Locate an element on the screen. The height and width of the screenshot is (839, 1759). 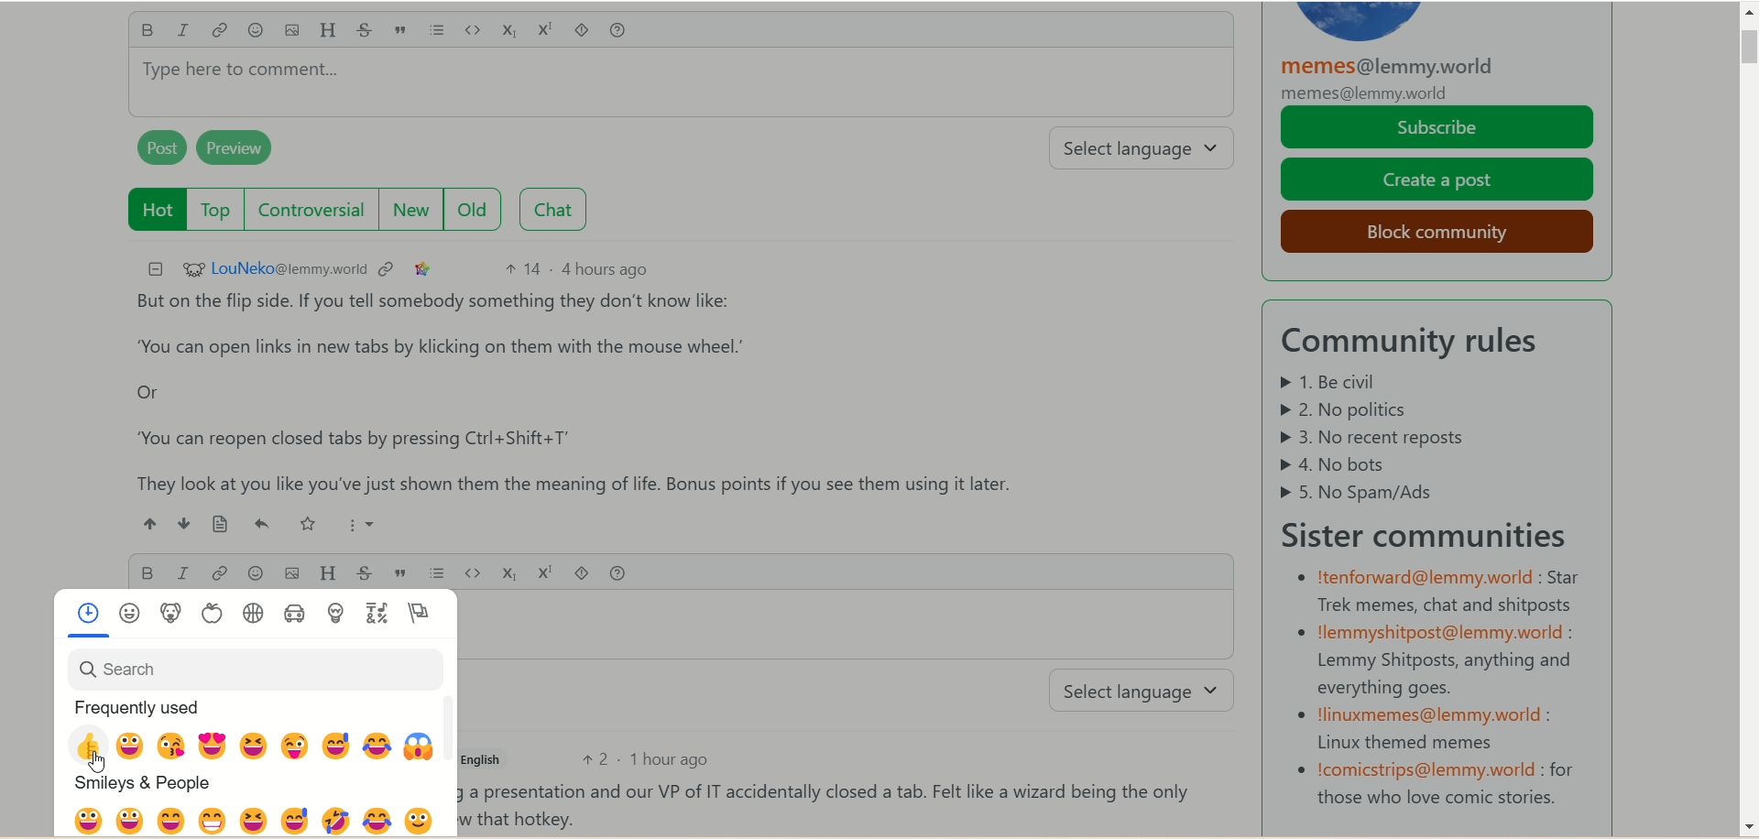
superscript is located at coordinates (543, 572).